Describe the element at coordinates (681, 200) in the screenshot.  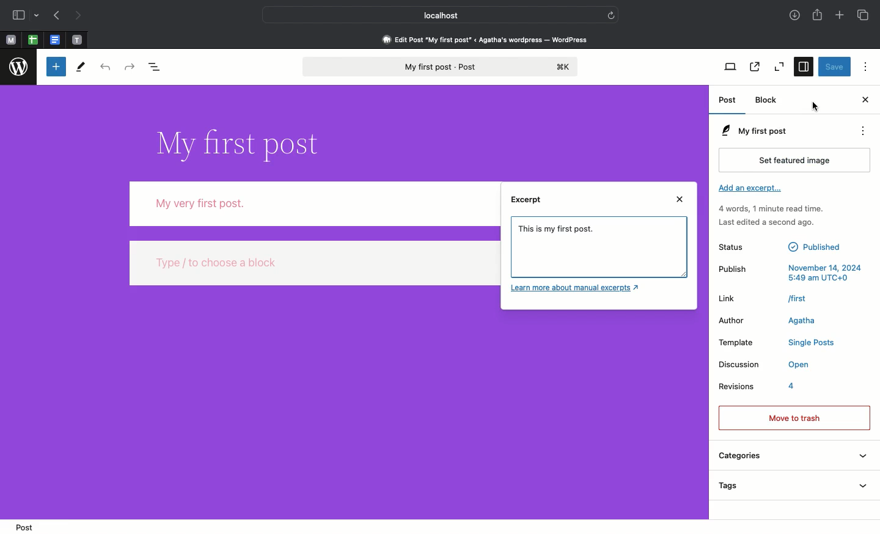
I see `Close` at that location.